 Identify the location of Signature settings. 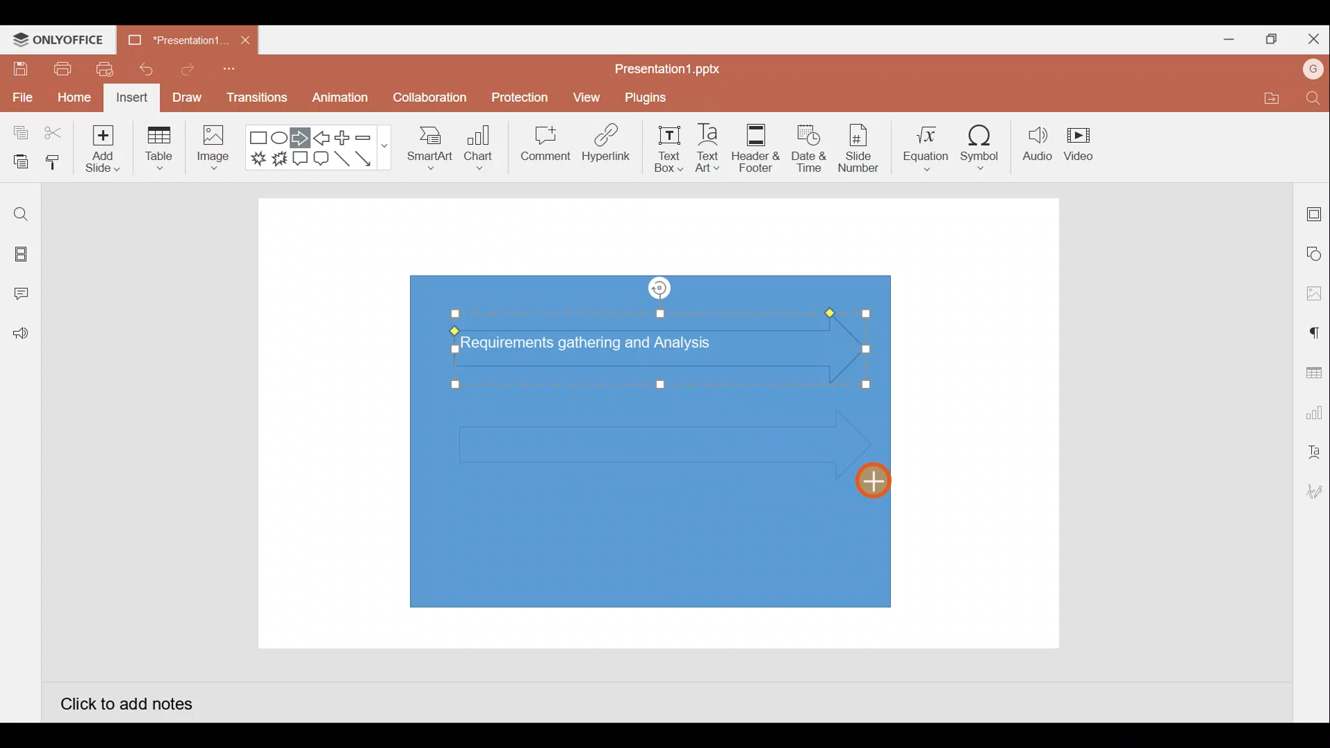
(1312, 493).